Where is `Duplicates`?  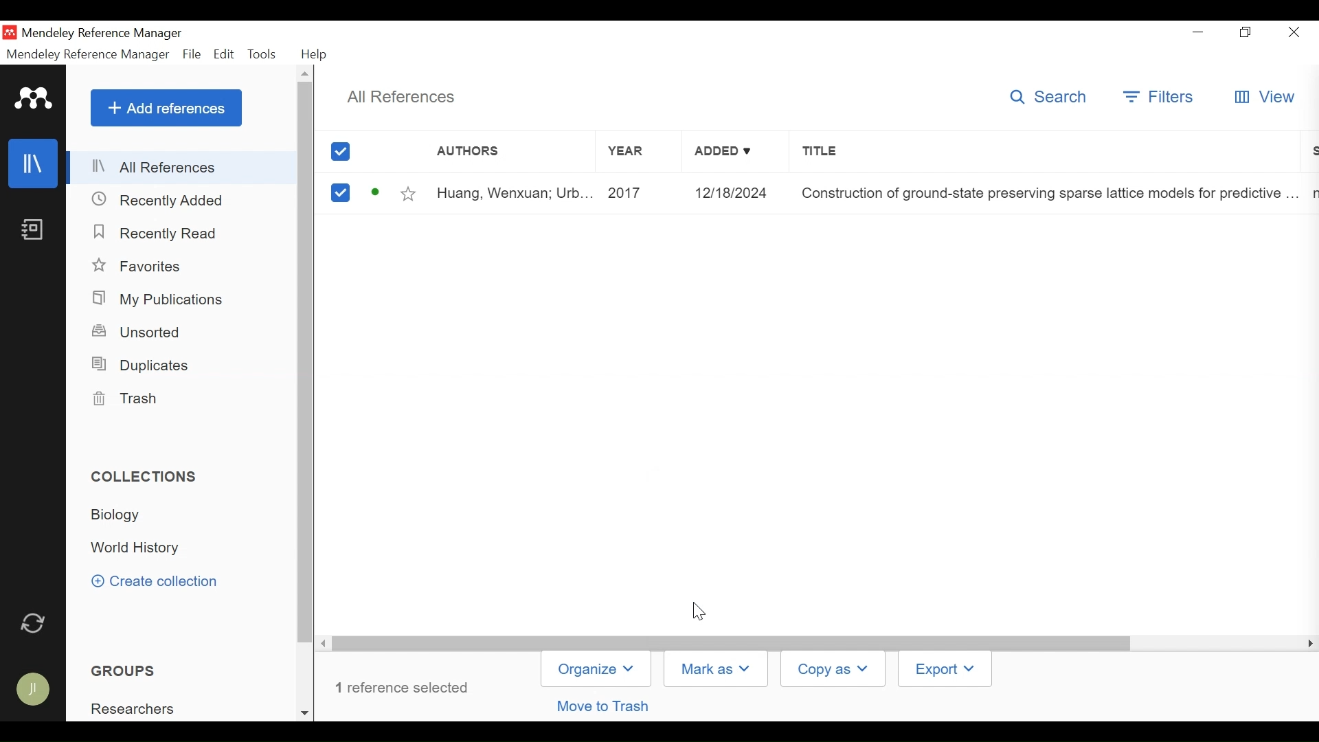
Duplicates is located at coordinates (142, 365).